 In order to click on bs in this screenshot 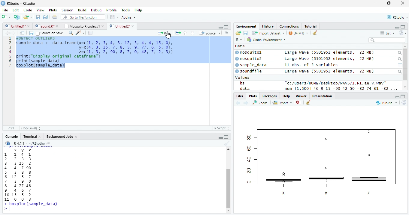, I will do `click(242, 83)`.